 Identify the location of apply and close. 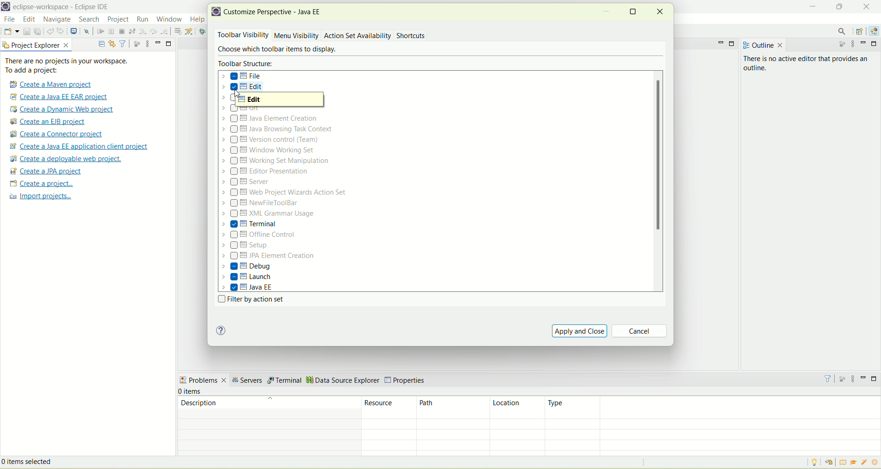
(580, 330).